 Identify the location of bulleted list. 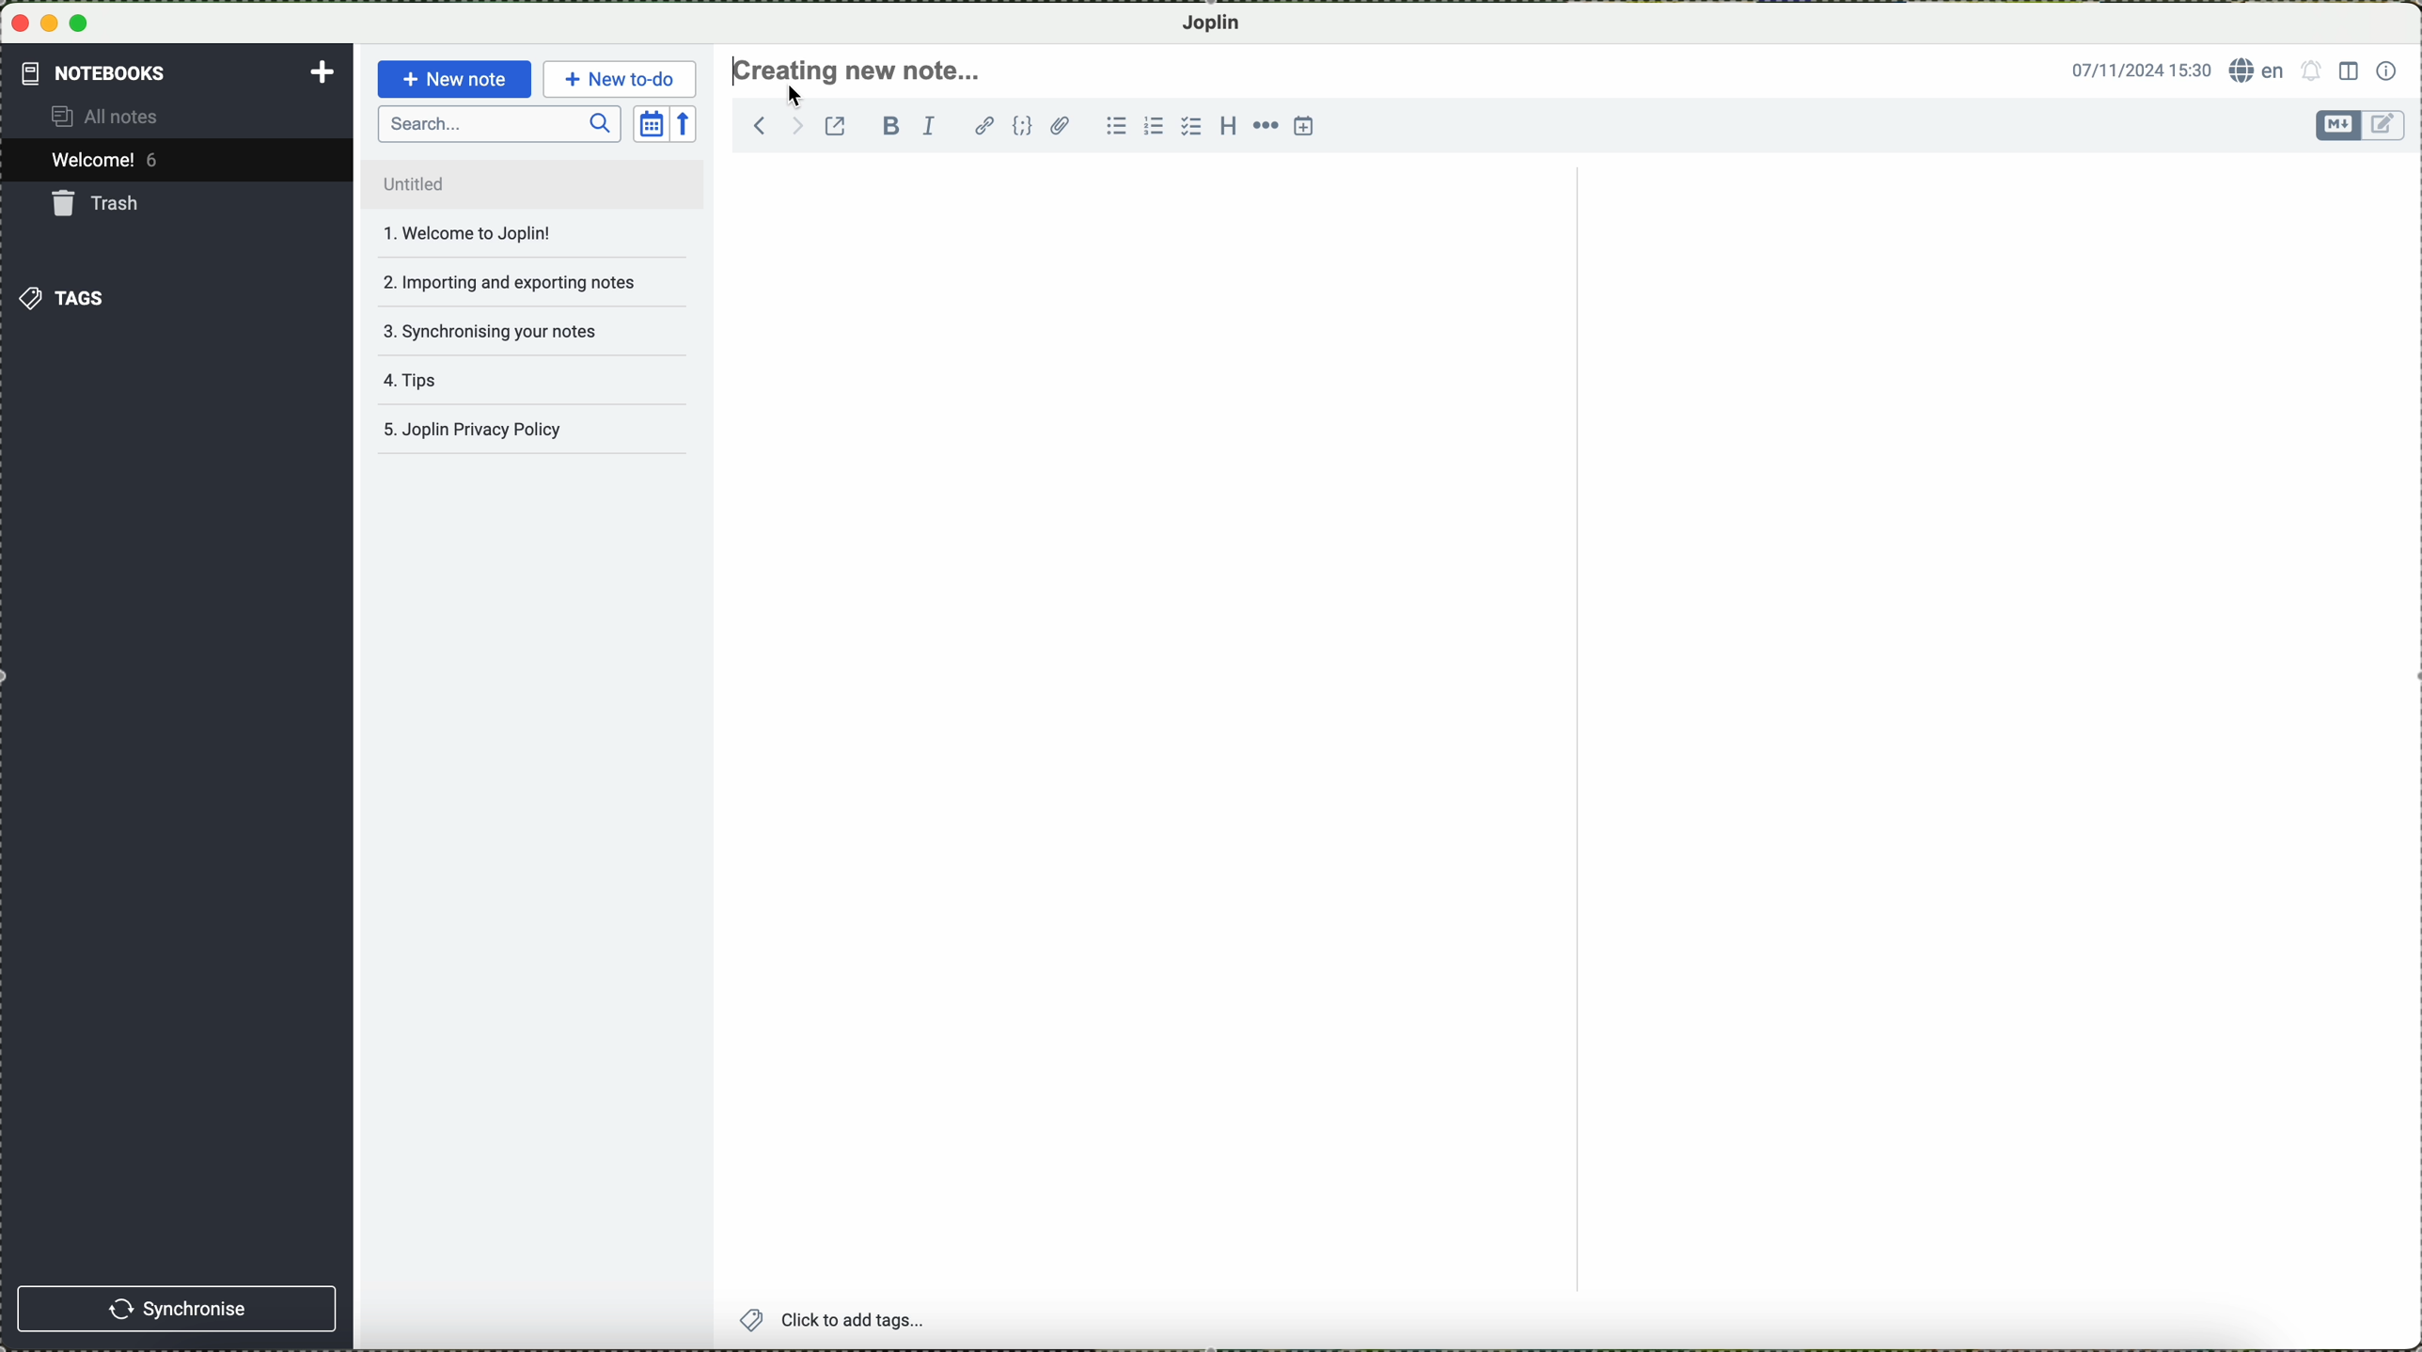
(1114, 126).